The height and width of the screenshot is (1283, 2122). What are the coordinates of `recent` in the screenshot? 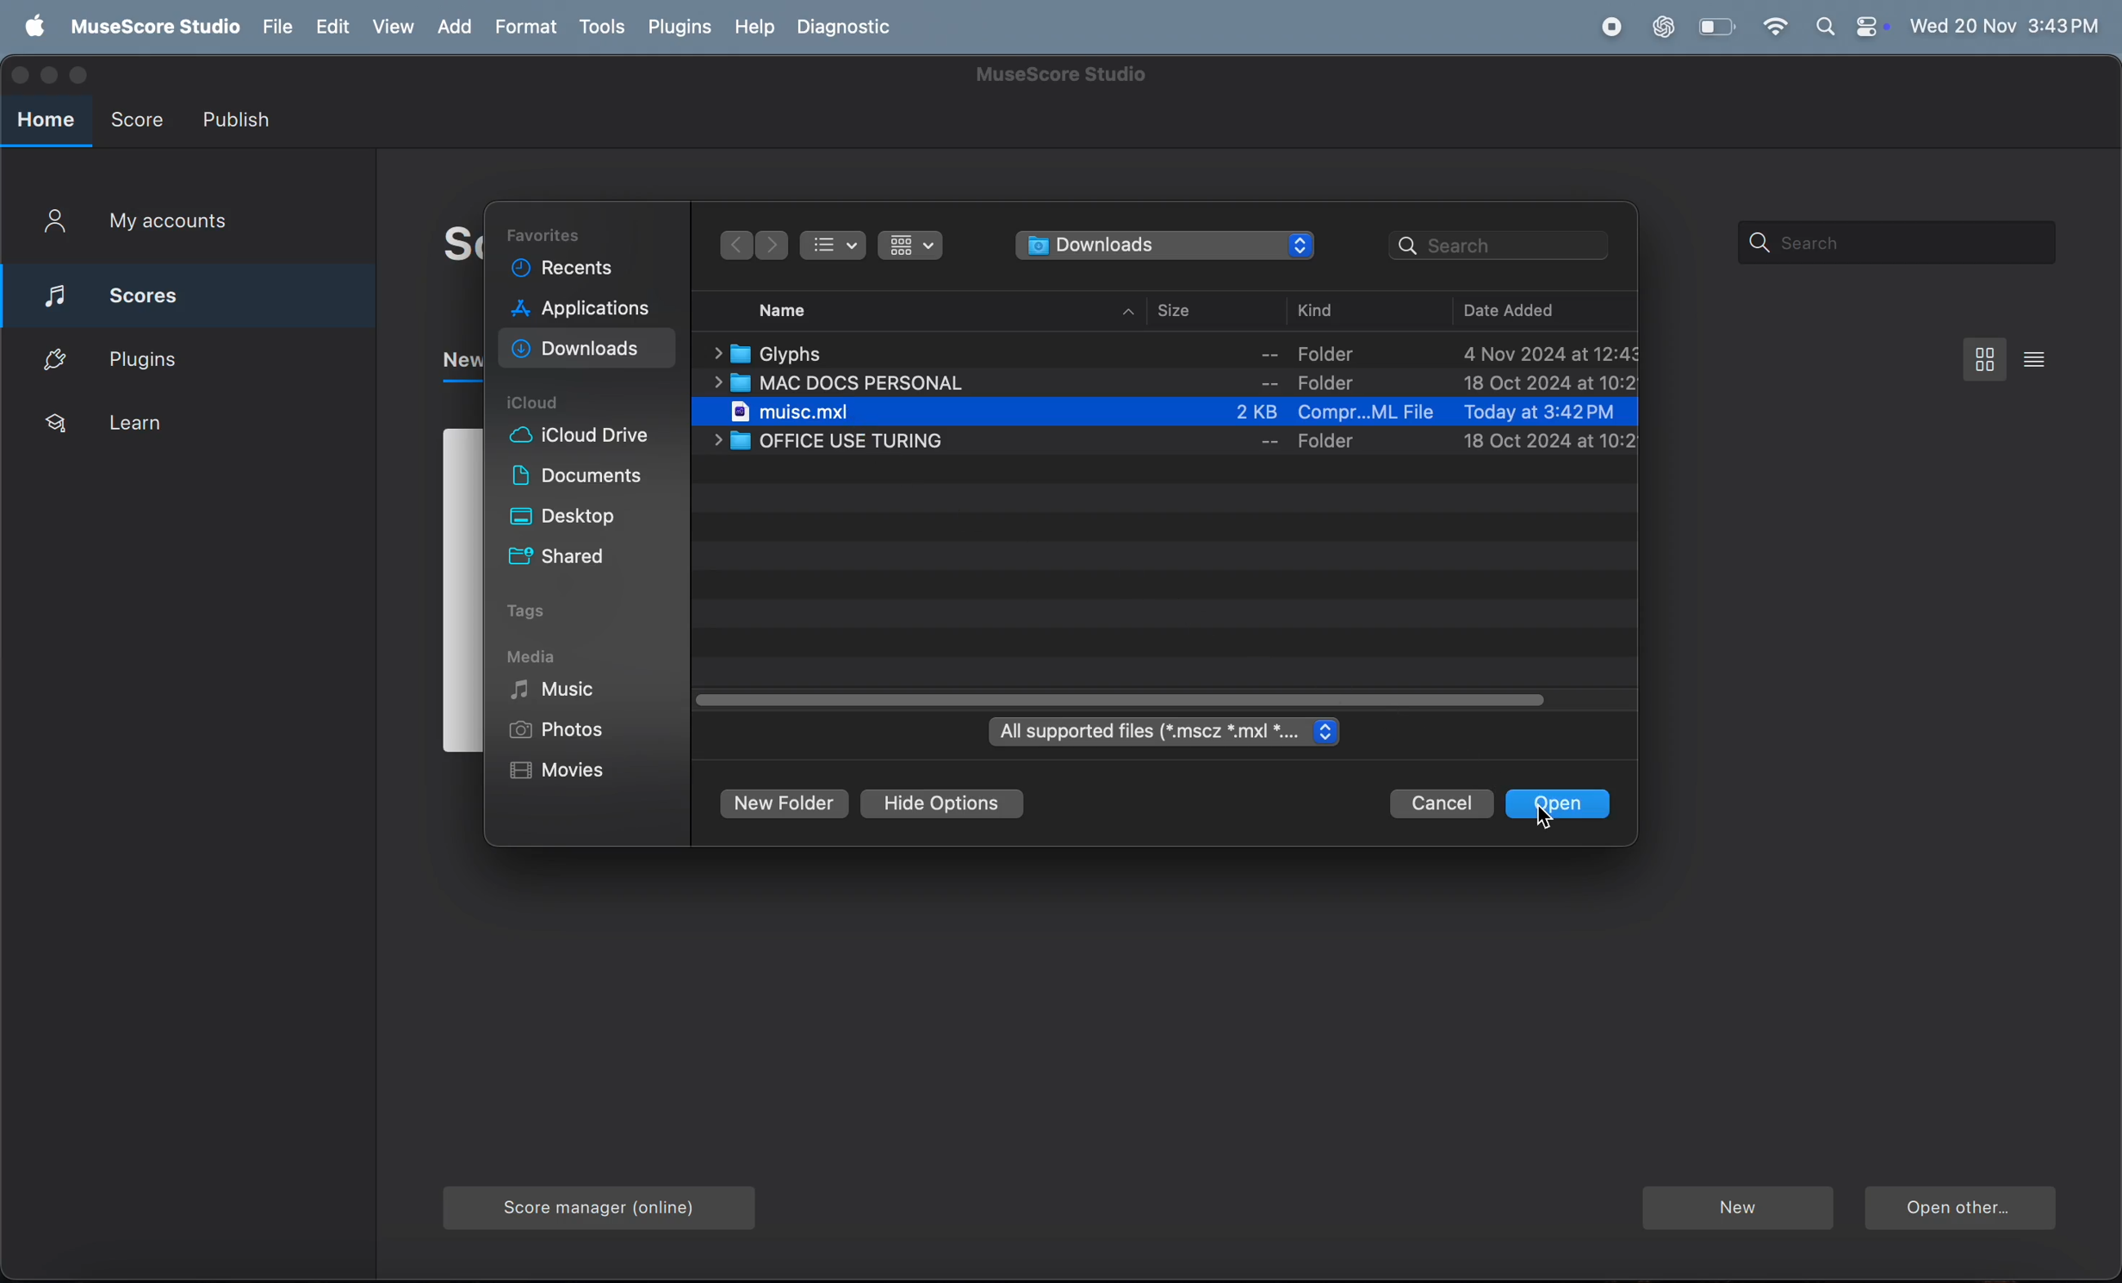 It's located at (564, 269).